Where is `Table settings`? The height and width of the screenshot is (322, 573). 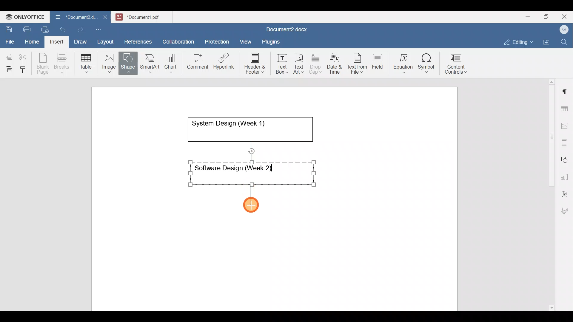
Table settings is located at coordinates (566, 108).